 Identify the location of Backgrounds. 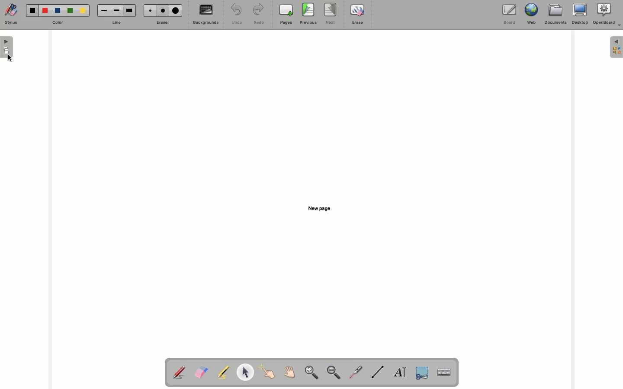
(206, 14).